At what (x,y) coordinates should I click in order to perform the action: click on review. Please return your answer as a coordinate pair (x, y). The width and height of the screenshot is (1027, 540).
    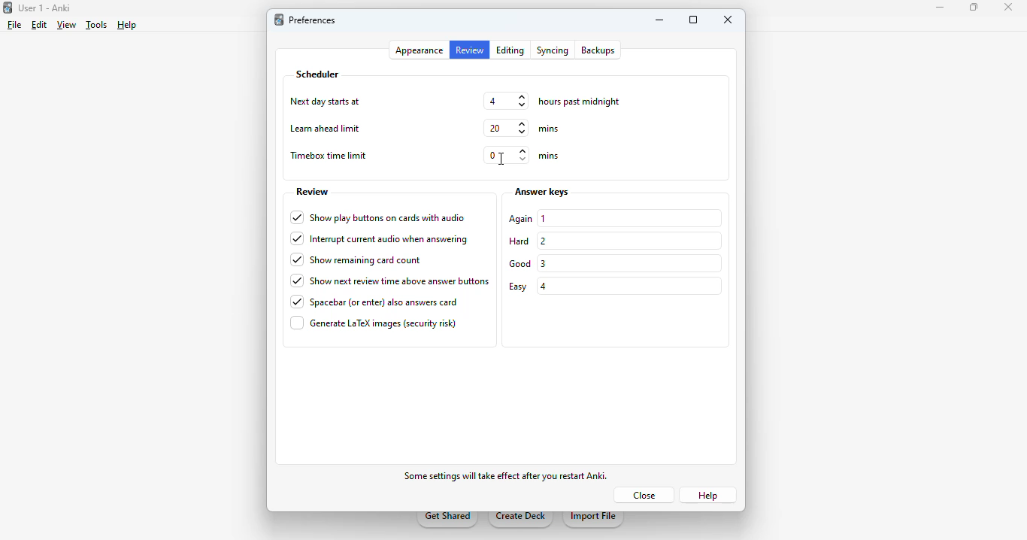
    Looking at the image, I should click on (312, 193).